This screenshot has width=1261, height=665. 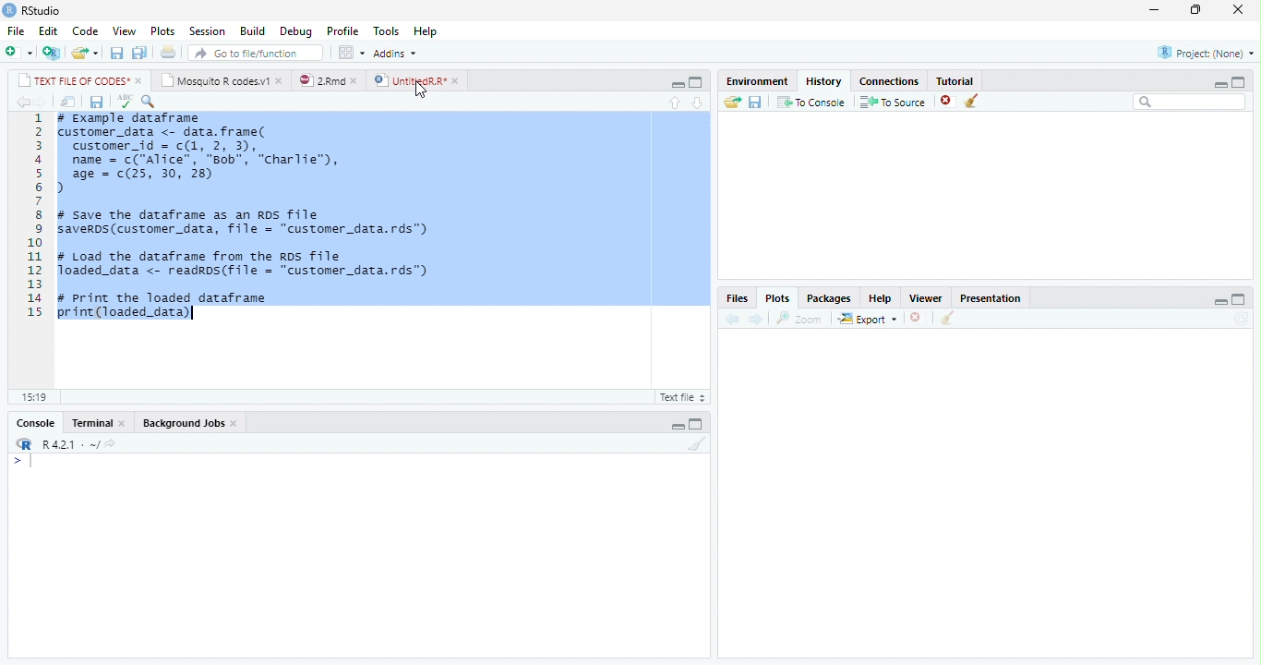 I want to click on #Example dataframe customer_data <- data.frame(customer_id = c(1, 2, 3),name = c("Alice”, "Bob", "charlie"),age - (25, 30, 28)), so click(x=206, y=154).